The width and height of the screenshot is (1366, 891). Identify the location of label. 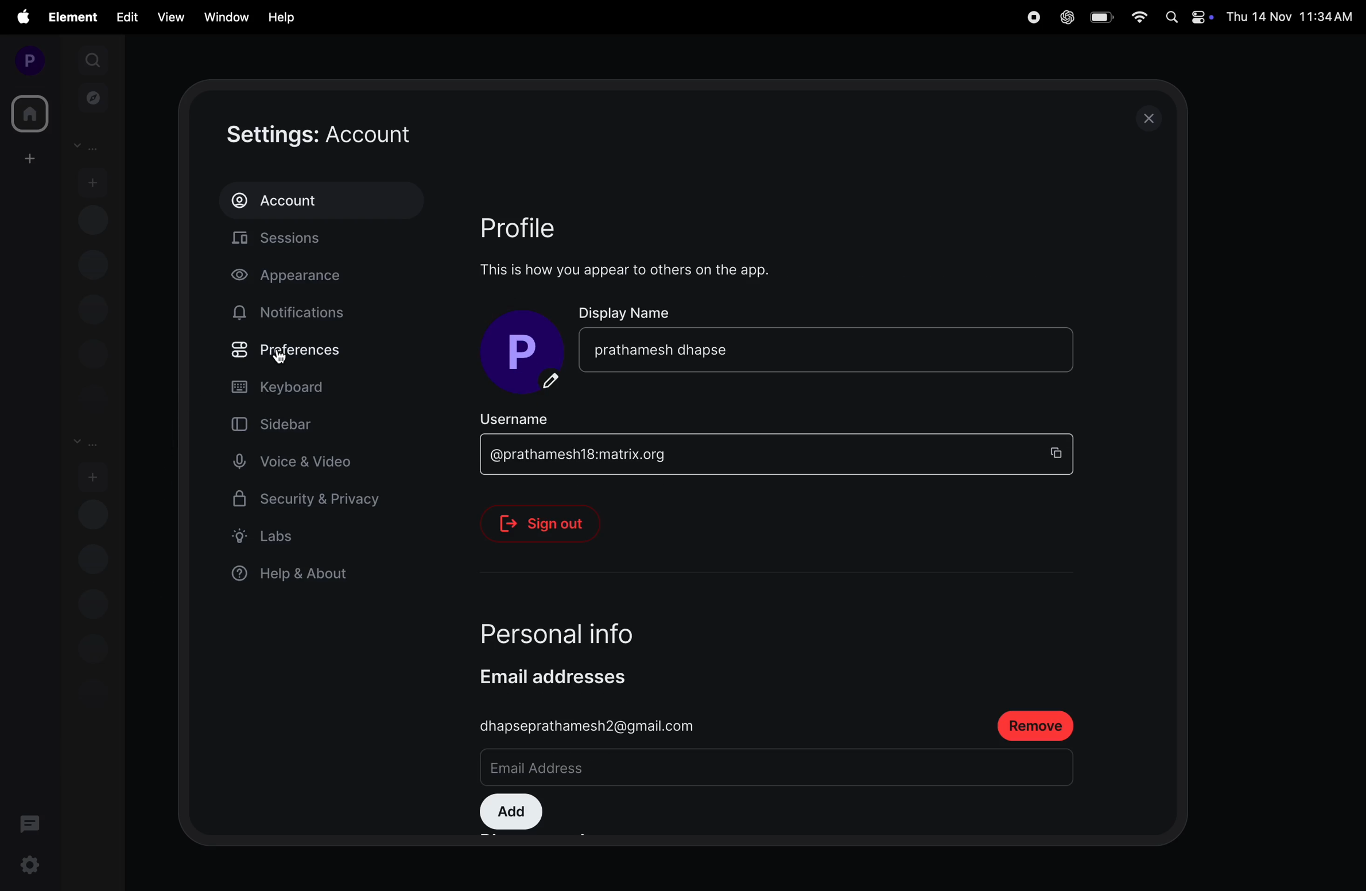
(285, 539).